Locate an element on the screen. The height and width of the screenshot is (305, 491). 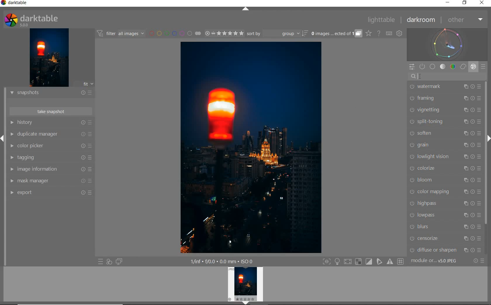
Reset is located at coordinates (473, 86).